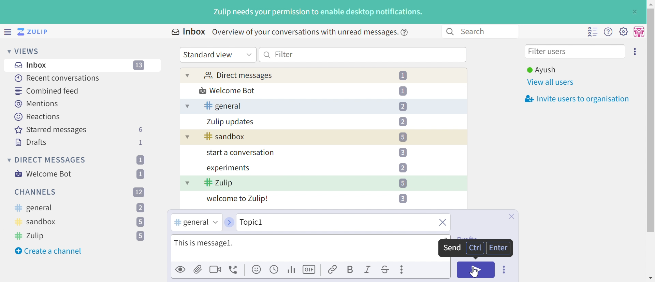 This screenshot has width=655, height=282. I want to click on Close, so click(511, 216).